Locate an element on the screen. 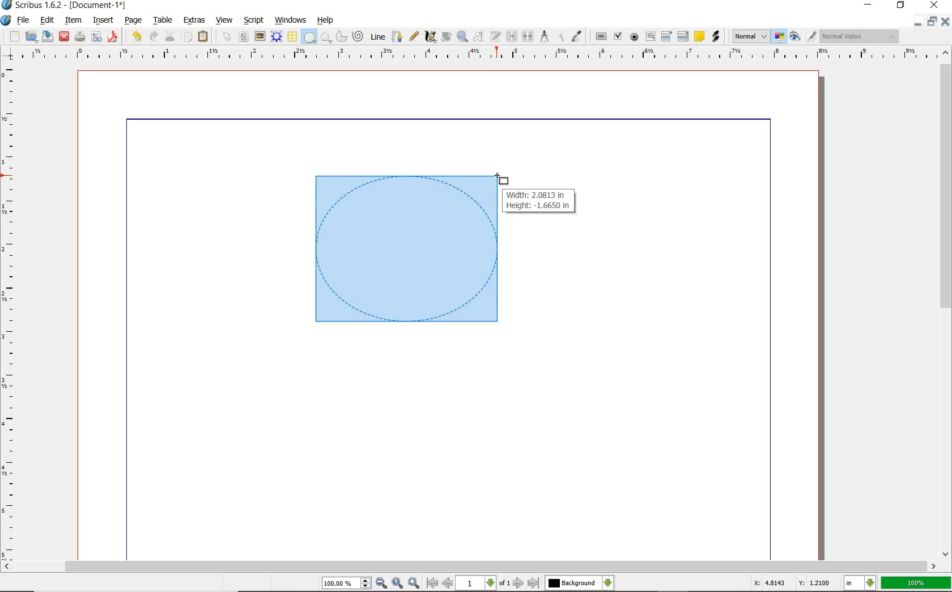  ZOOM IN OR OUT is located at coordinates (462, 37).